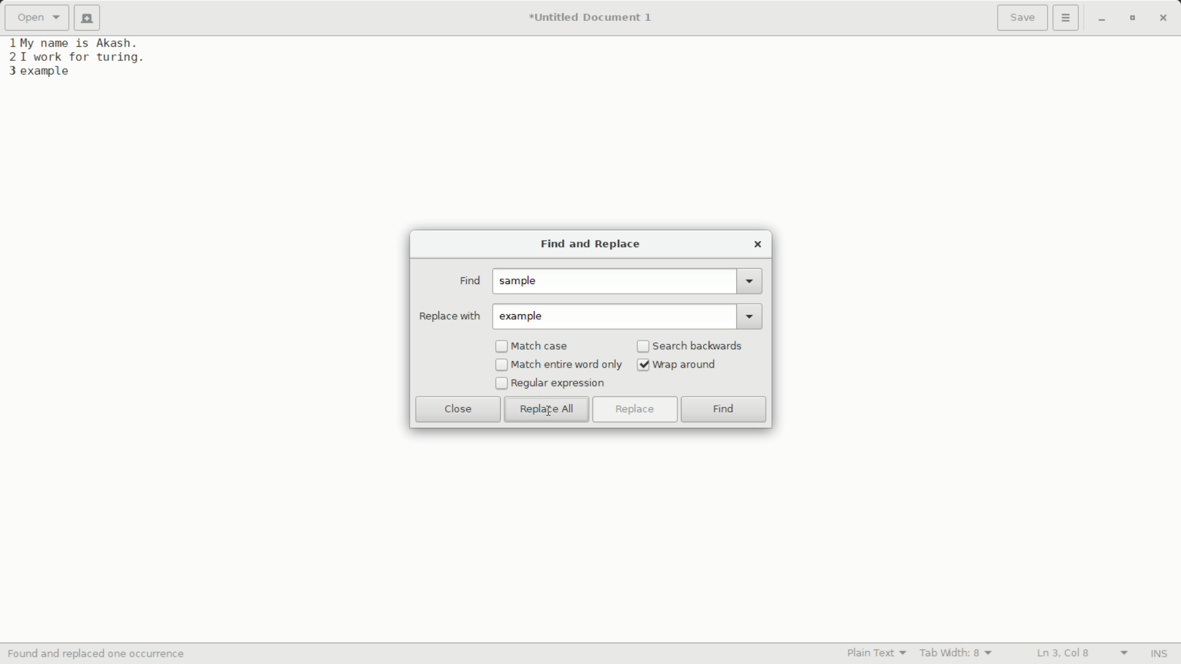 This screenshot has width=1181, height=664. What do you see at coordinates (758, 244) in the screenshot?
I see `close` at bounding box center [758, 244].